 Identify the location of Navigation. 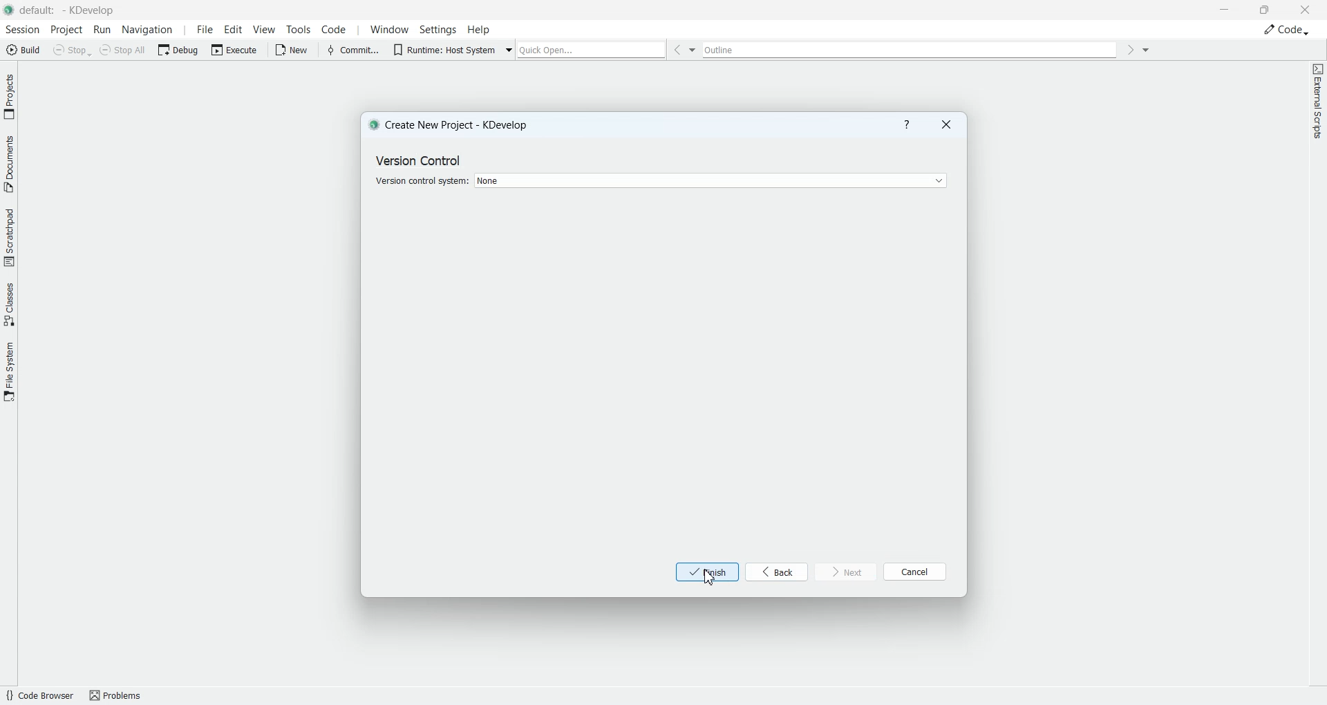
(149, 30).